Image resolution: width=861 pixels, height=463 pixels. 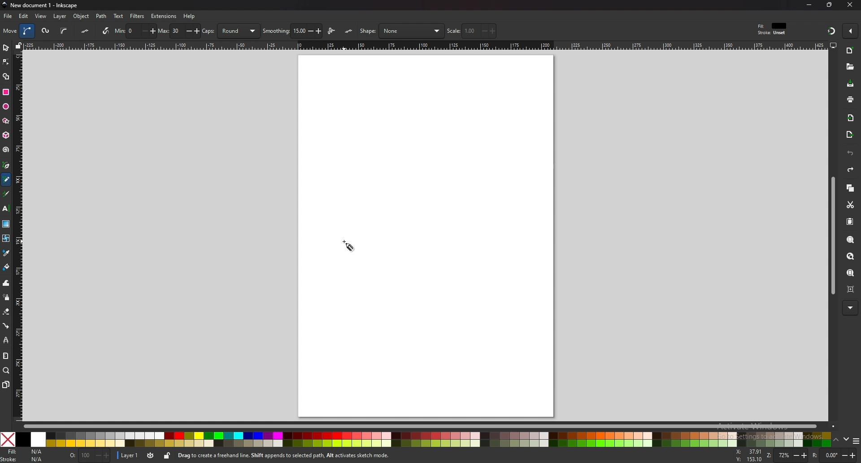 What do you see at coordinates (231, 31) in the screenshot?
I see `caps` at bounding box center [231, 31].